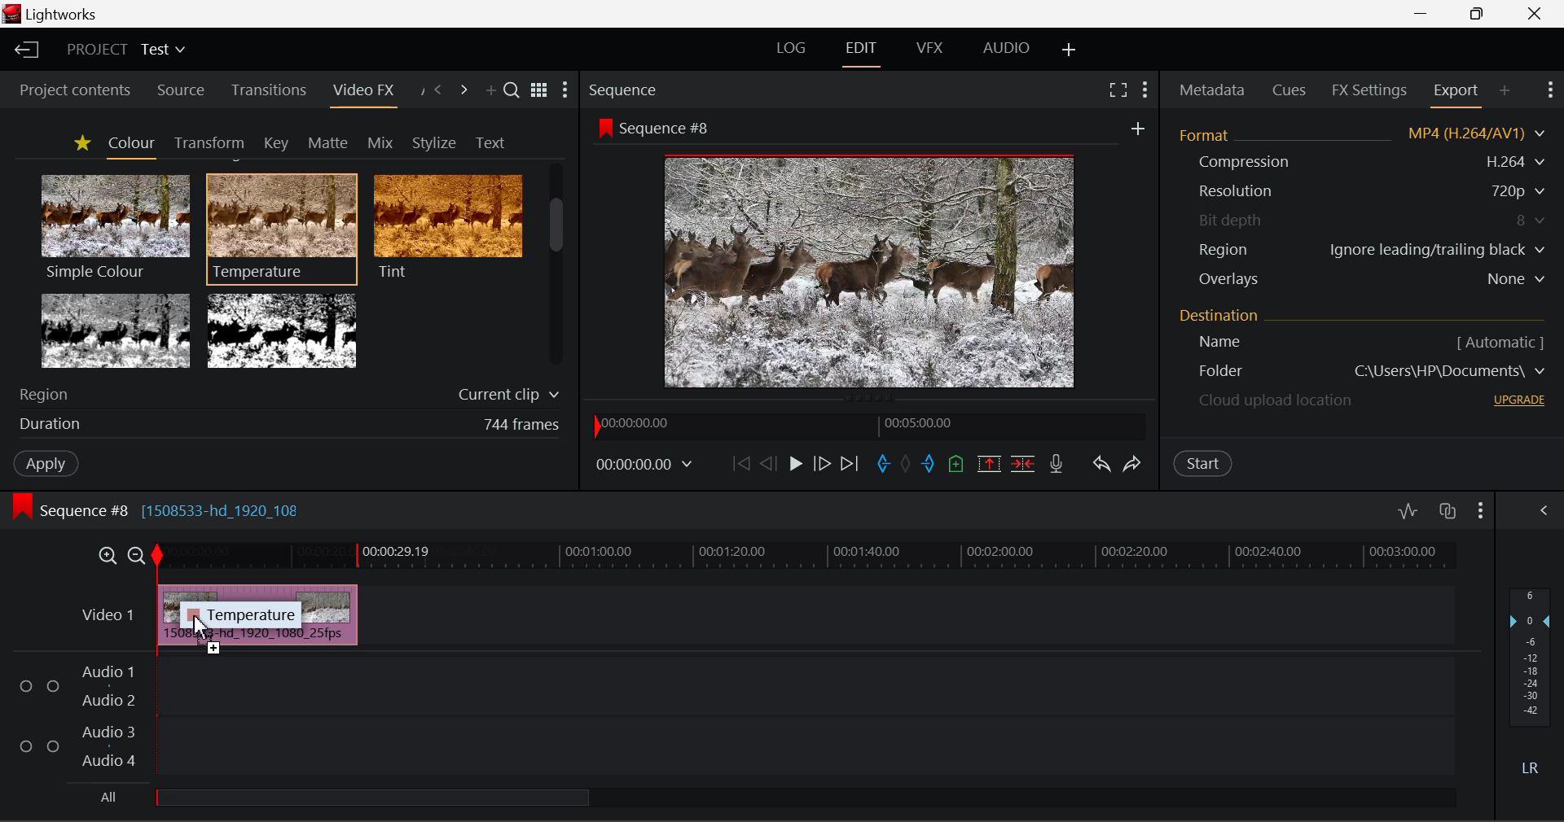 Image resolution: width=1564 pixels, height=822 pixels. What do you see at coordinates (116, 330) in the screenshot?
I see `Tri-tone` at bounding box center [116, 330].